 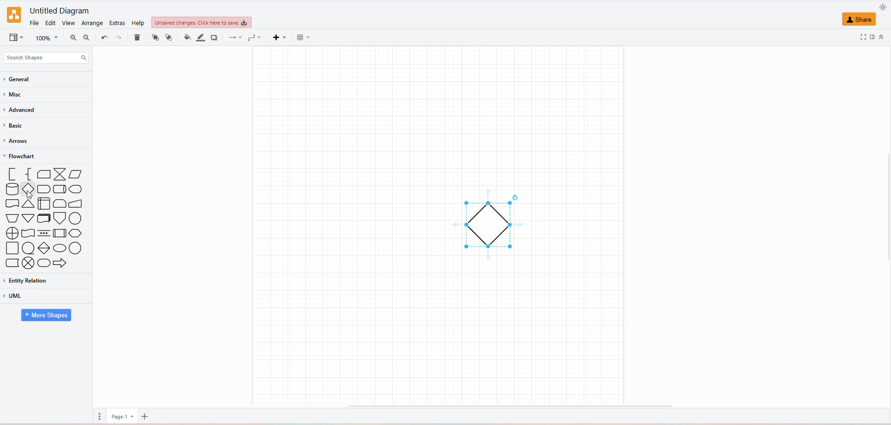 What do you see at coordinates (45, 56) in the screenshot?
I see `SEARCH` at bounding box center [45, 56].